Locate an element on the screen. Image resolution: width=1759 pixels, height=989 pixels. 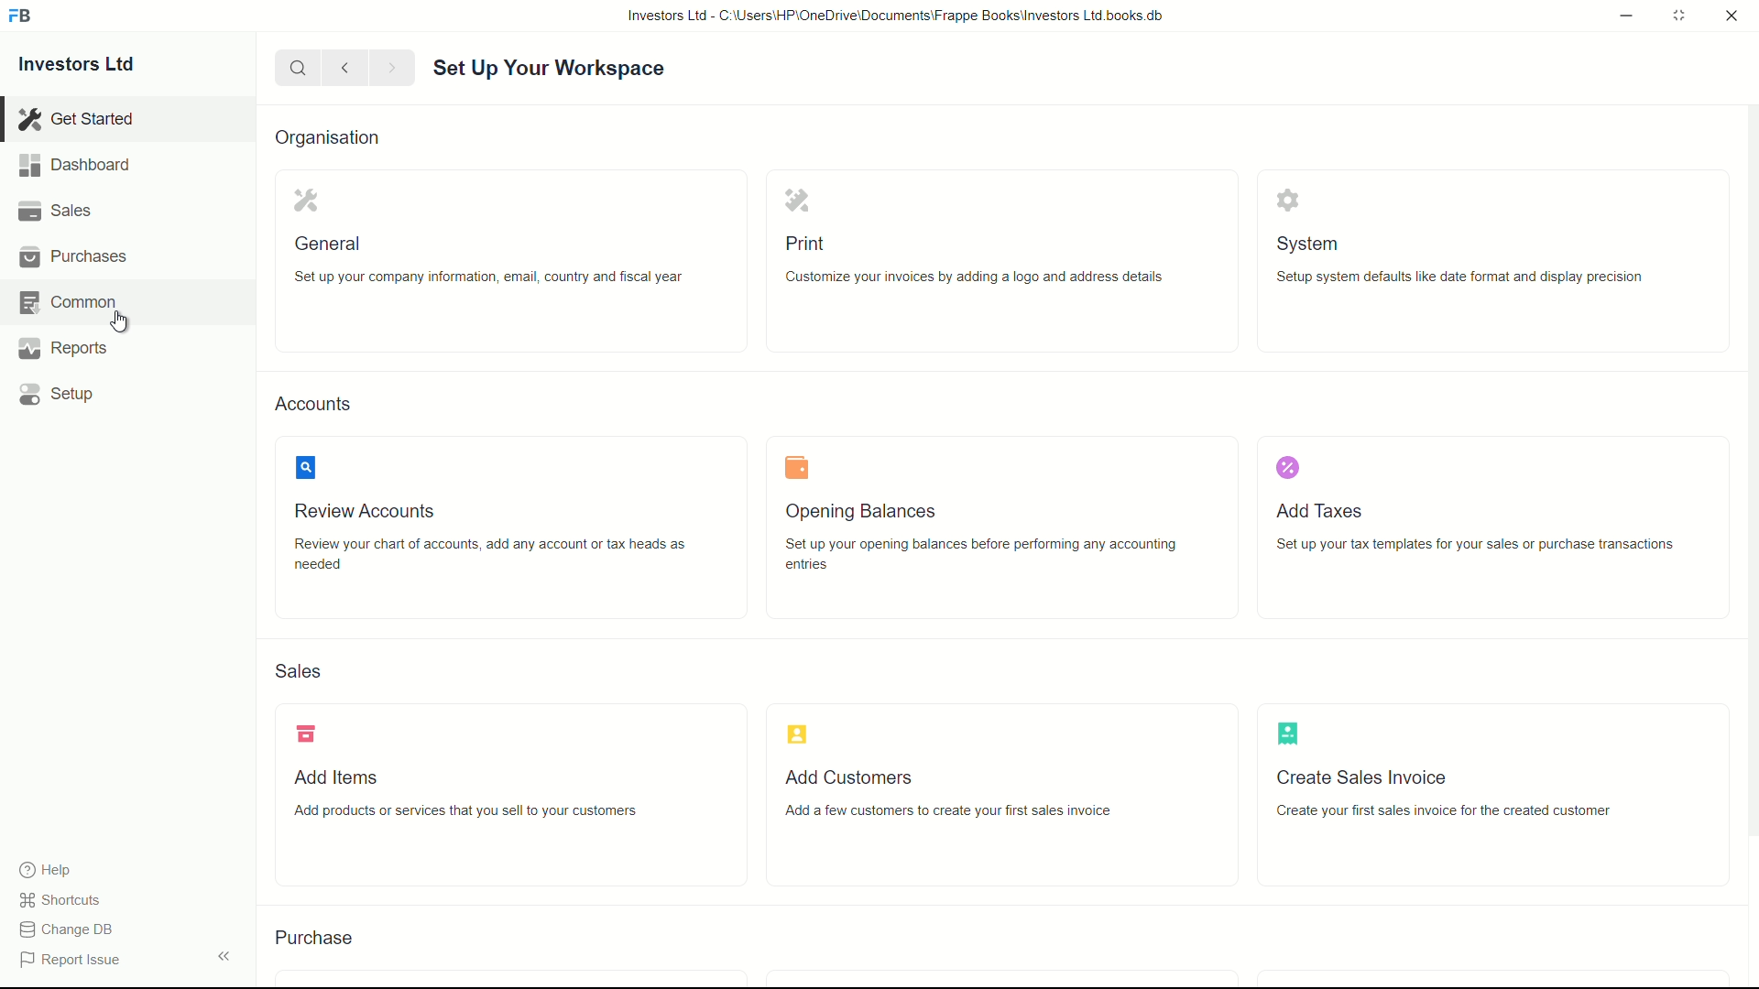
System is located at coordinates (1316, 245).